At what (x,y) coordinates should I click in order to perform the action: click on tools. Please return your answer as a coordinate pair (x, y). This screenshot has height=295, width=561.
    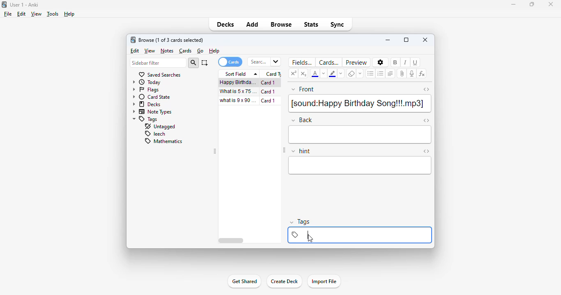
    Looking at the image, I should click on (53, 14).